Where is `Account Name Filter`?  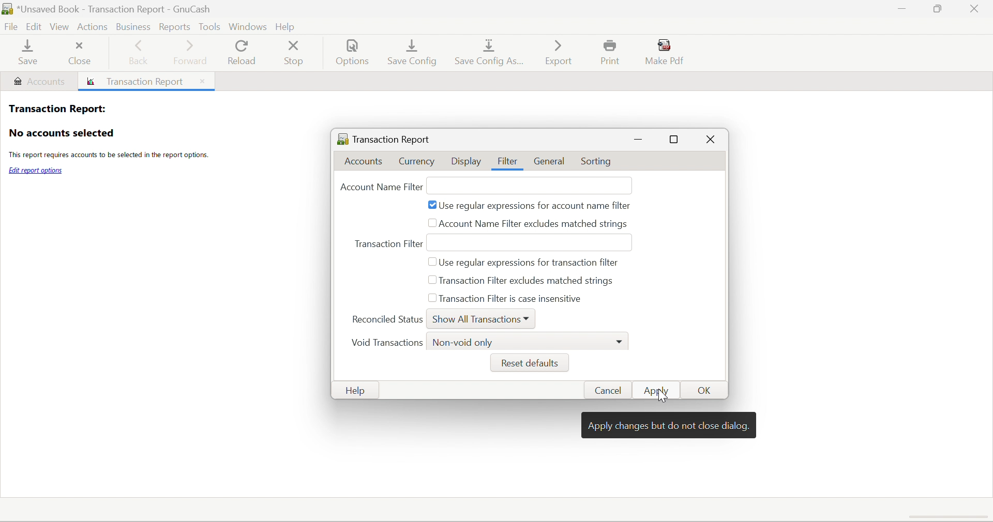
Account Name Filter is located at coordinates (380, 187).